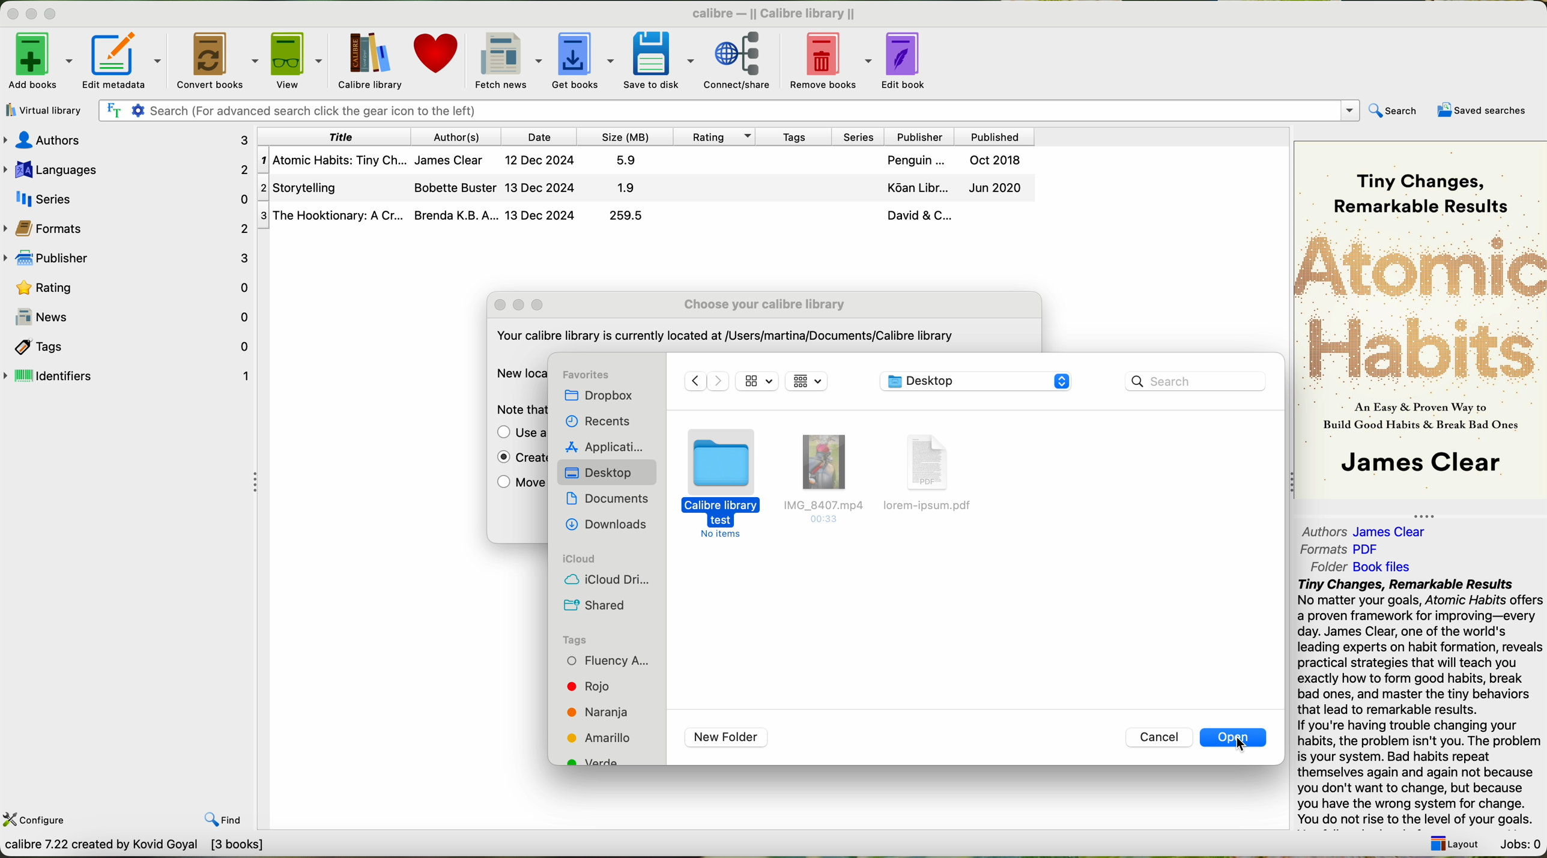 The image size is (1547, 858). I want to click on | Fr ¢ Search (For advanced search click the gear icon to the left), so click(724, 109).